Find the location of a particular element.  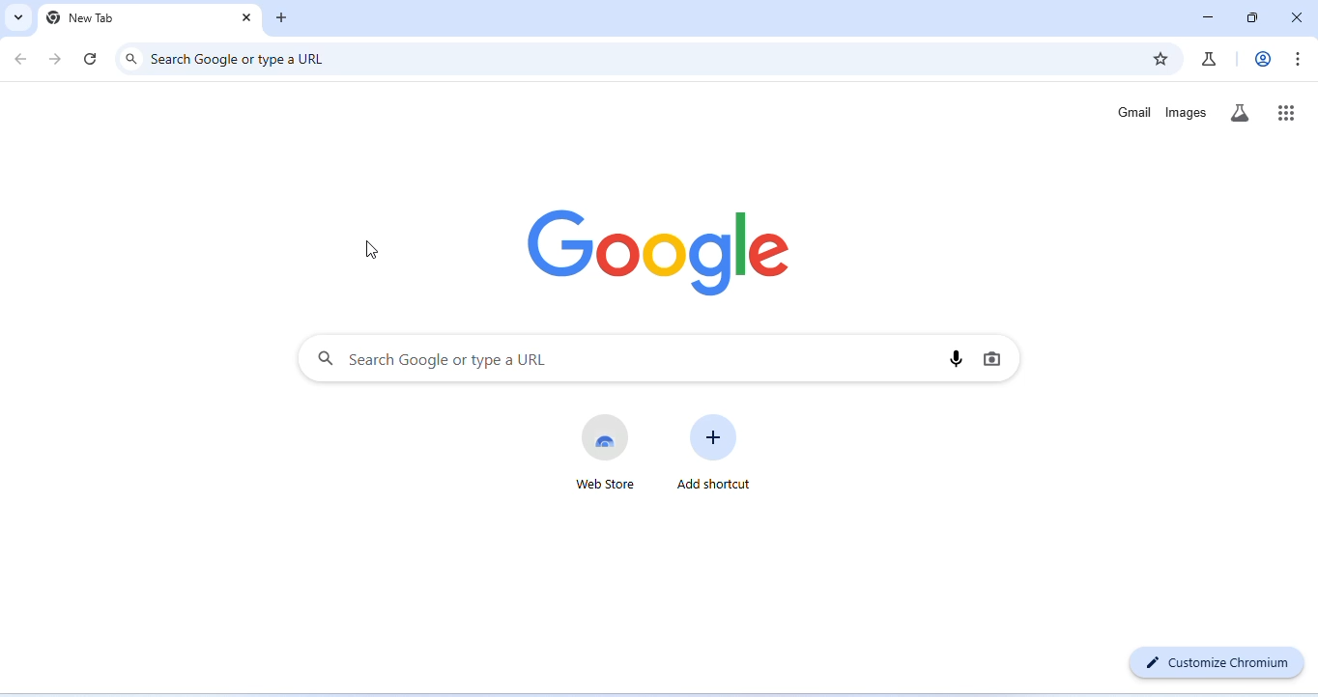

search Google or type a URL is located at coordinates (431, 358).